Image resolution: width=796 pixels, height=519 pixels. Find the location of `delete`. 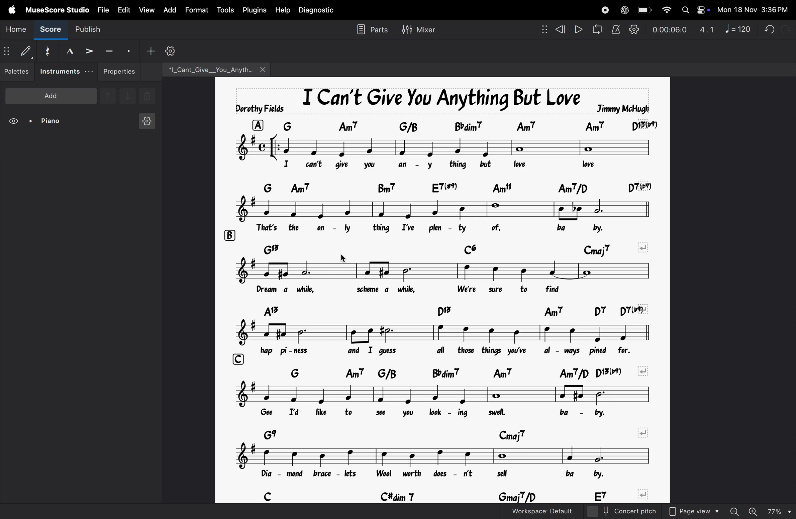

delete is located at coordinates (149, 97).